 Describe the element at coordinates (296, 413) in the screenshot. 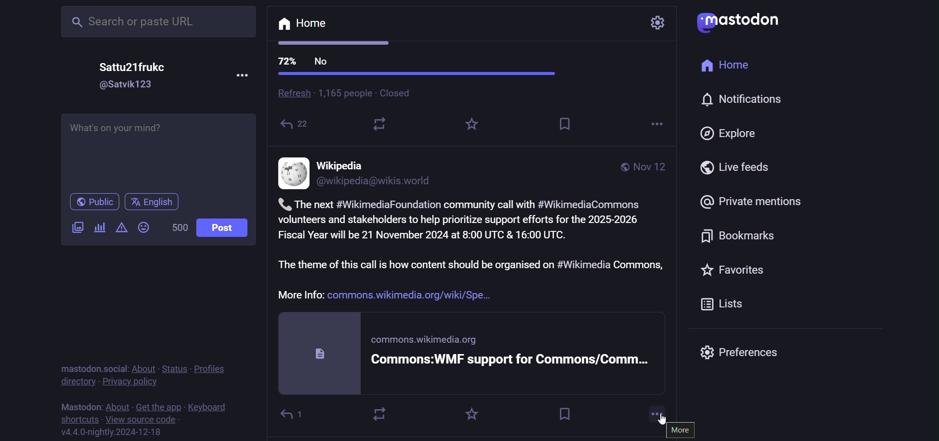

I see `reply` at that location.